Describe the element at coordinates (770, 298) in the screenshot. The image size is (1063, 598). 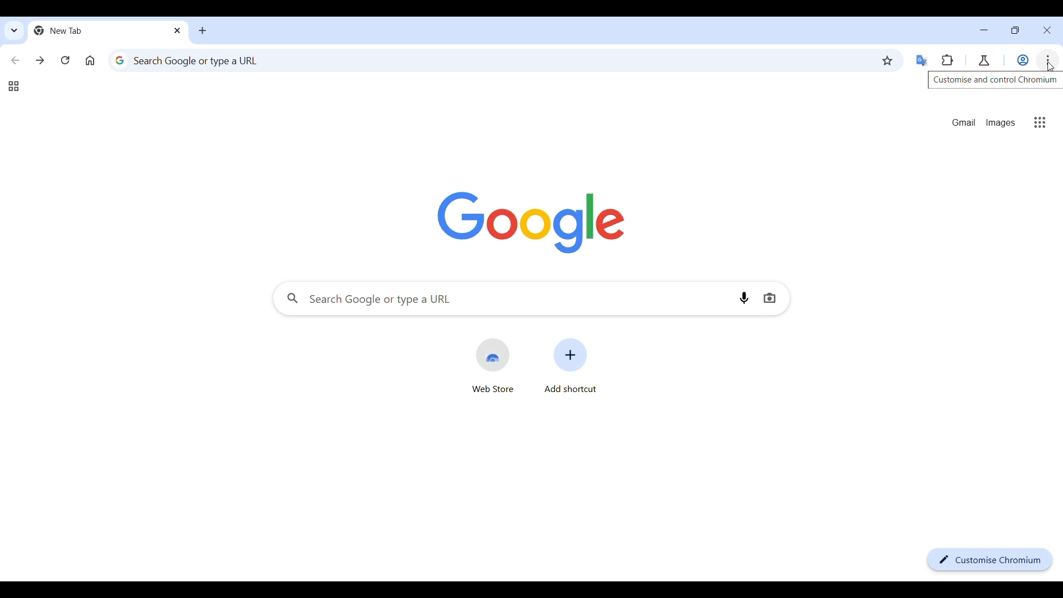
I see `Search by images` at that location.